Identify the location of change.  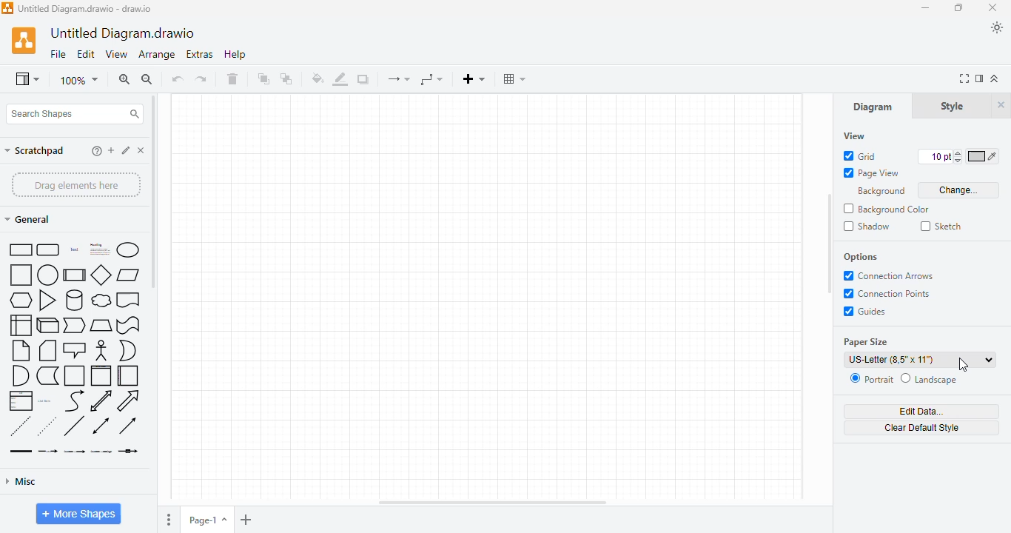
(959, 190).